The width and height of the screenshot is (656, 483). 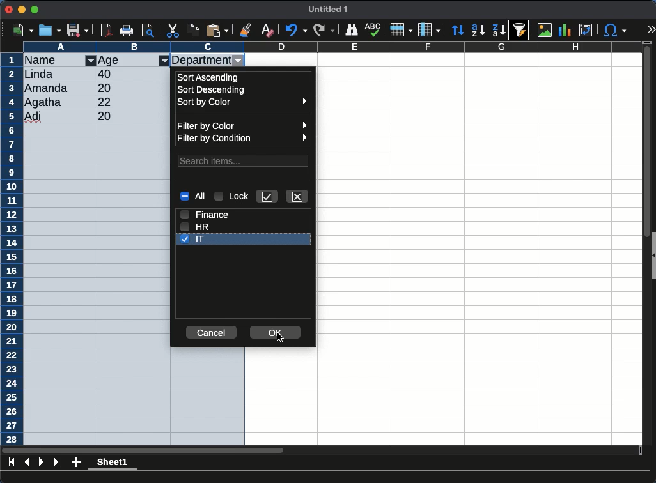 What do you see at coordinates (50, 30) in the screenshot?
I see `open` at bounding box center [50, 30].